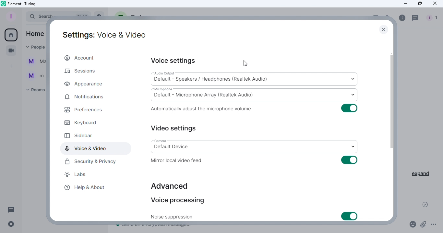  Describe the element at coordinates (420, 174) in the screenshot. I see `Expand` at that location.